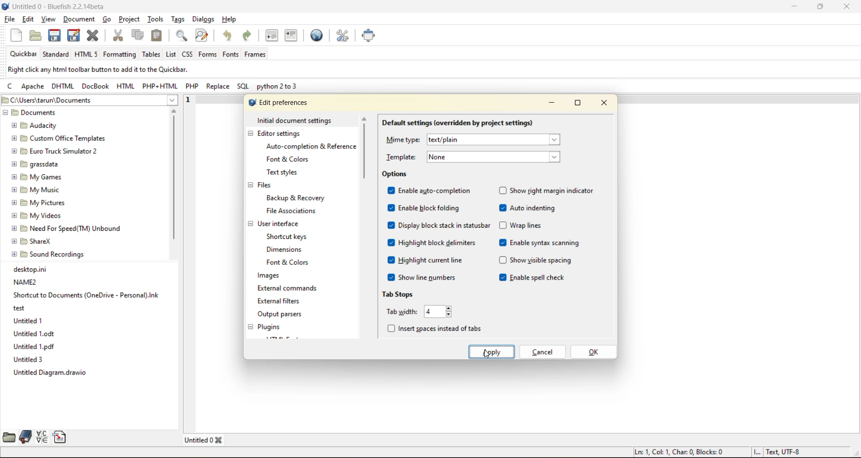 The width and height of the screenshot is (861, 458). What do you see at coordinates (282, 302) in the screenshot?
I see `external filters` at bounding box center [282, 302].